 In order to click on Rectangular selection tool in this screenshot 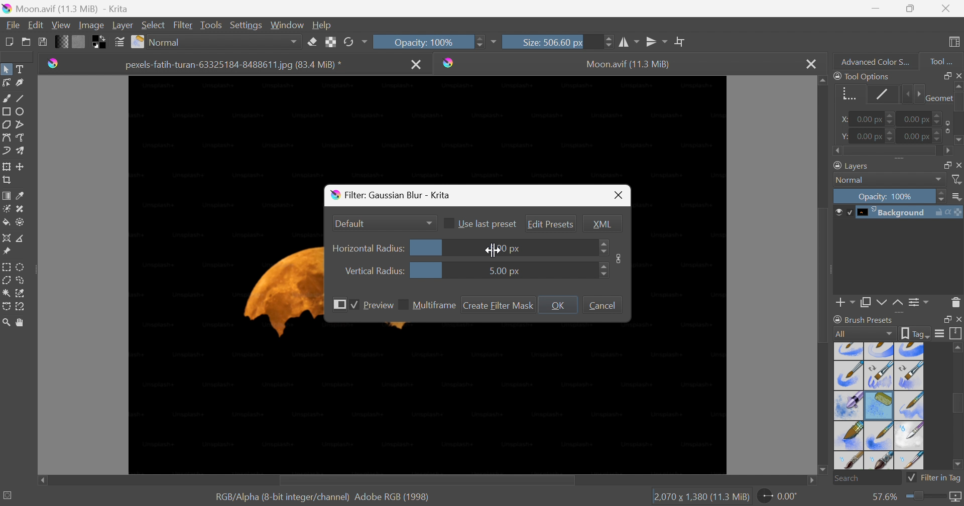, I will do `click(8, 267)`.